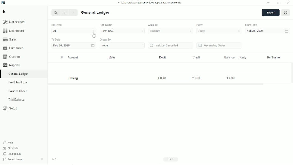 The image size is (293, 165). What do you see at coordinates (156, 84) in the screenshot?
I see `Horizontal scrollbar` at bounding box center [156, 84].